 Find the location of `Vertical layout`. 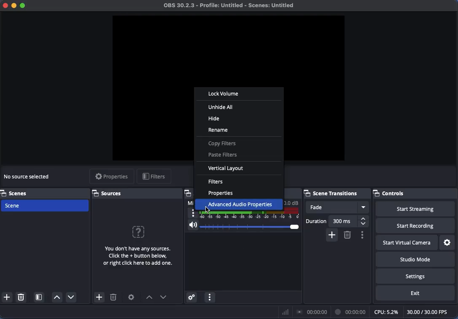

Vertical layout is located at coordinates (229, 170).